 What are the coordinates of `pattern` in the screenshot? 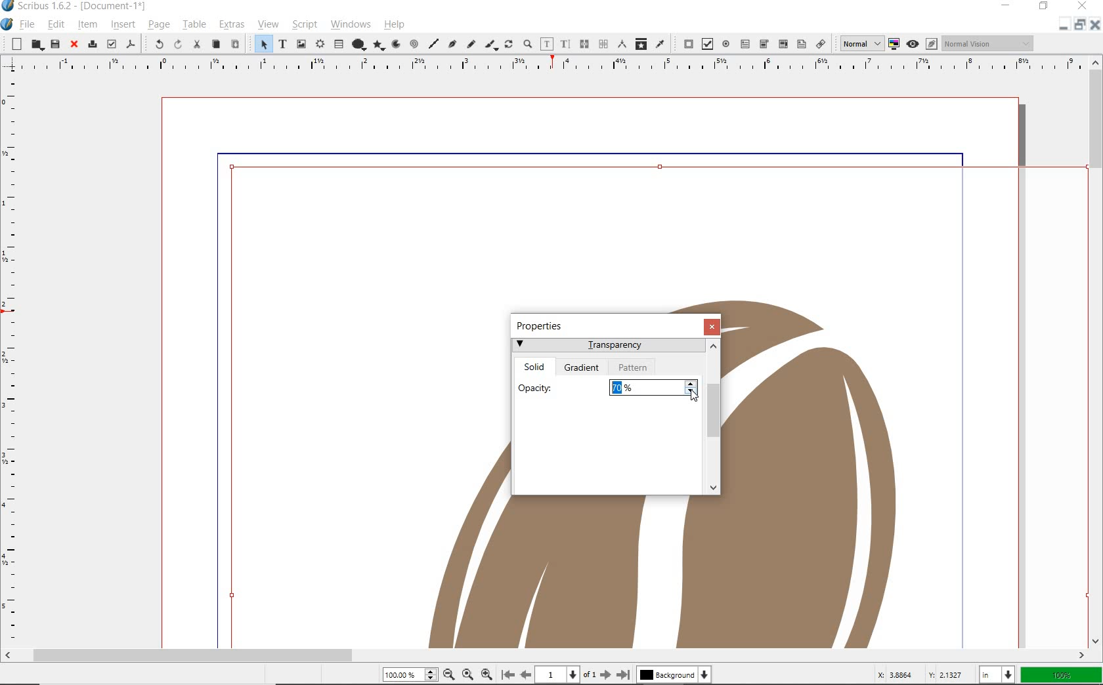 It's located at (634, 367).